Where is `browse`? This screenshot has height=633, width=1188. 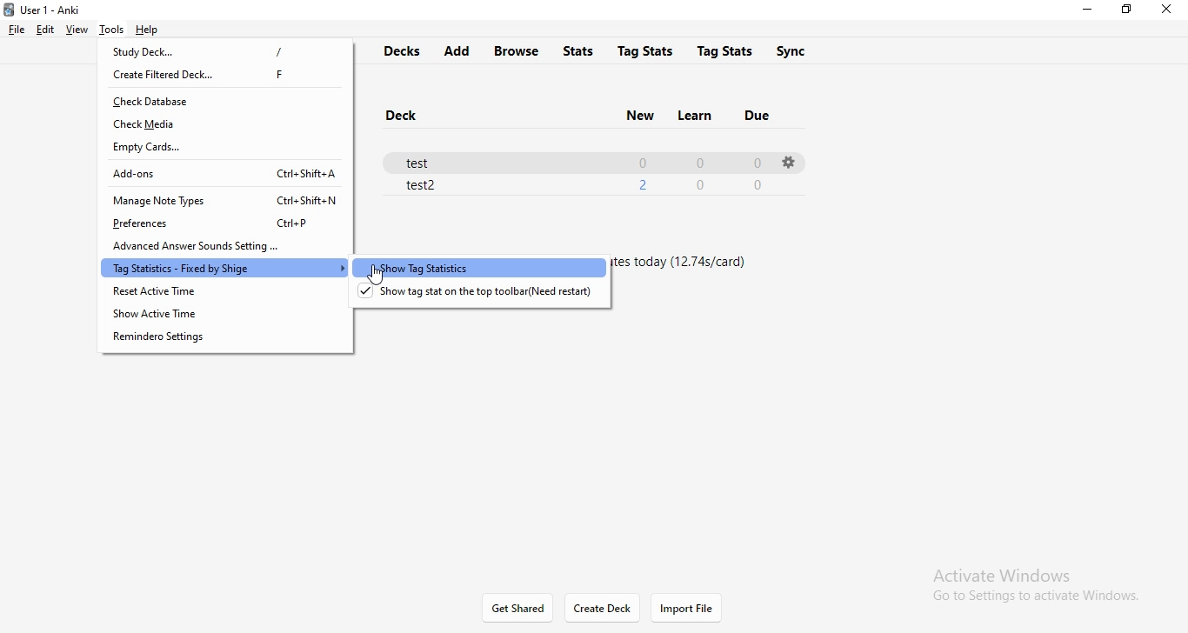 browse is located at coordinates (519, 50).